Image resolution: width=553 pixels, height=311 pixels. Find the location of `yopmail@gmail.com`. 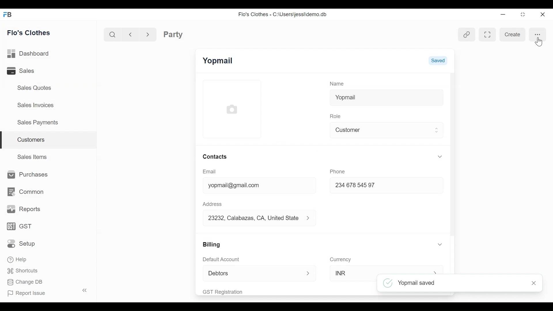

yopmail@gmail.com is located at coordinates (251, 185).